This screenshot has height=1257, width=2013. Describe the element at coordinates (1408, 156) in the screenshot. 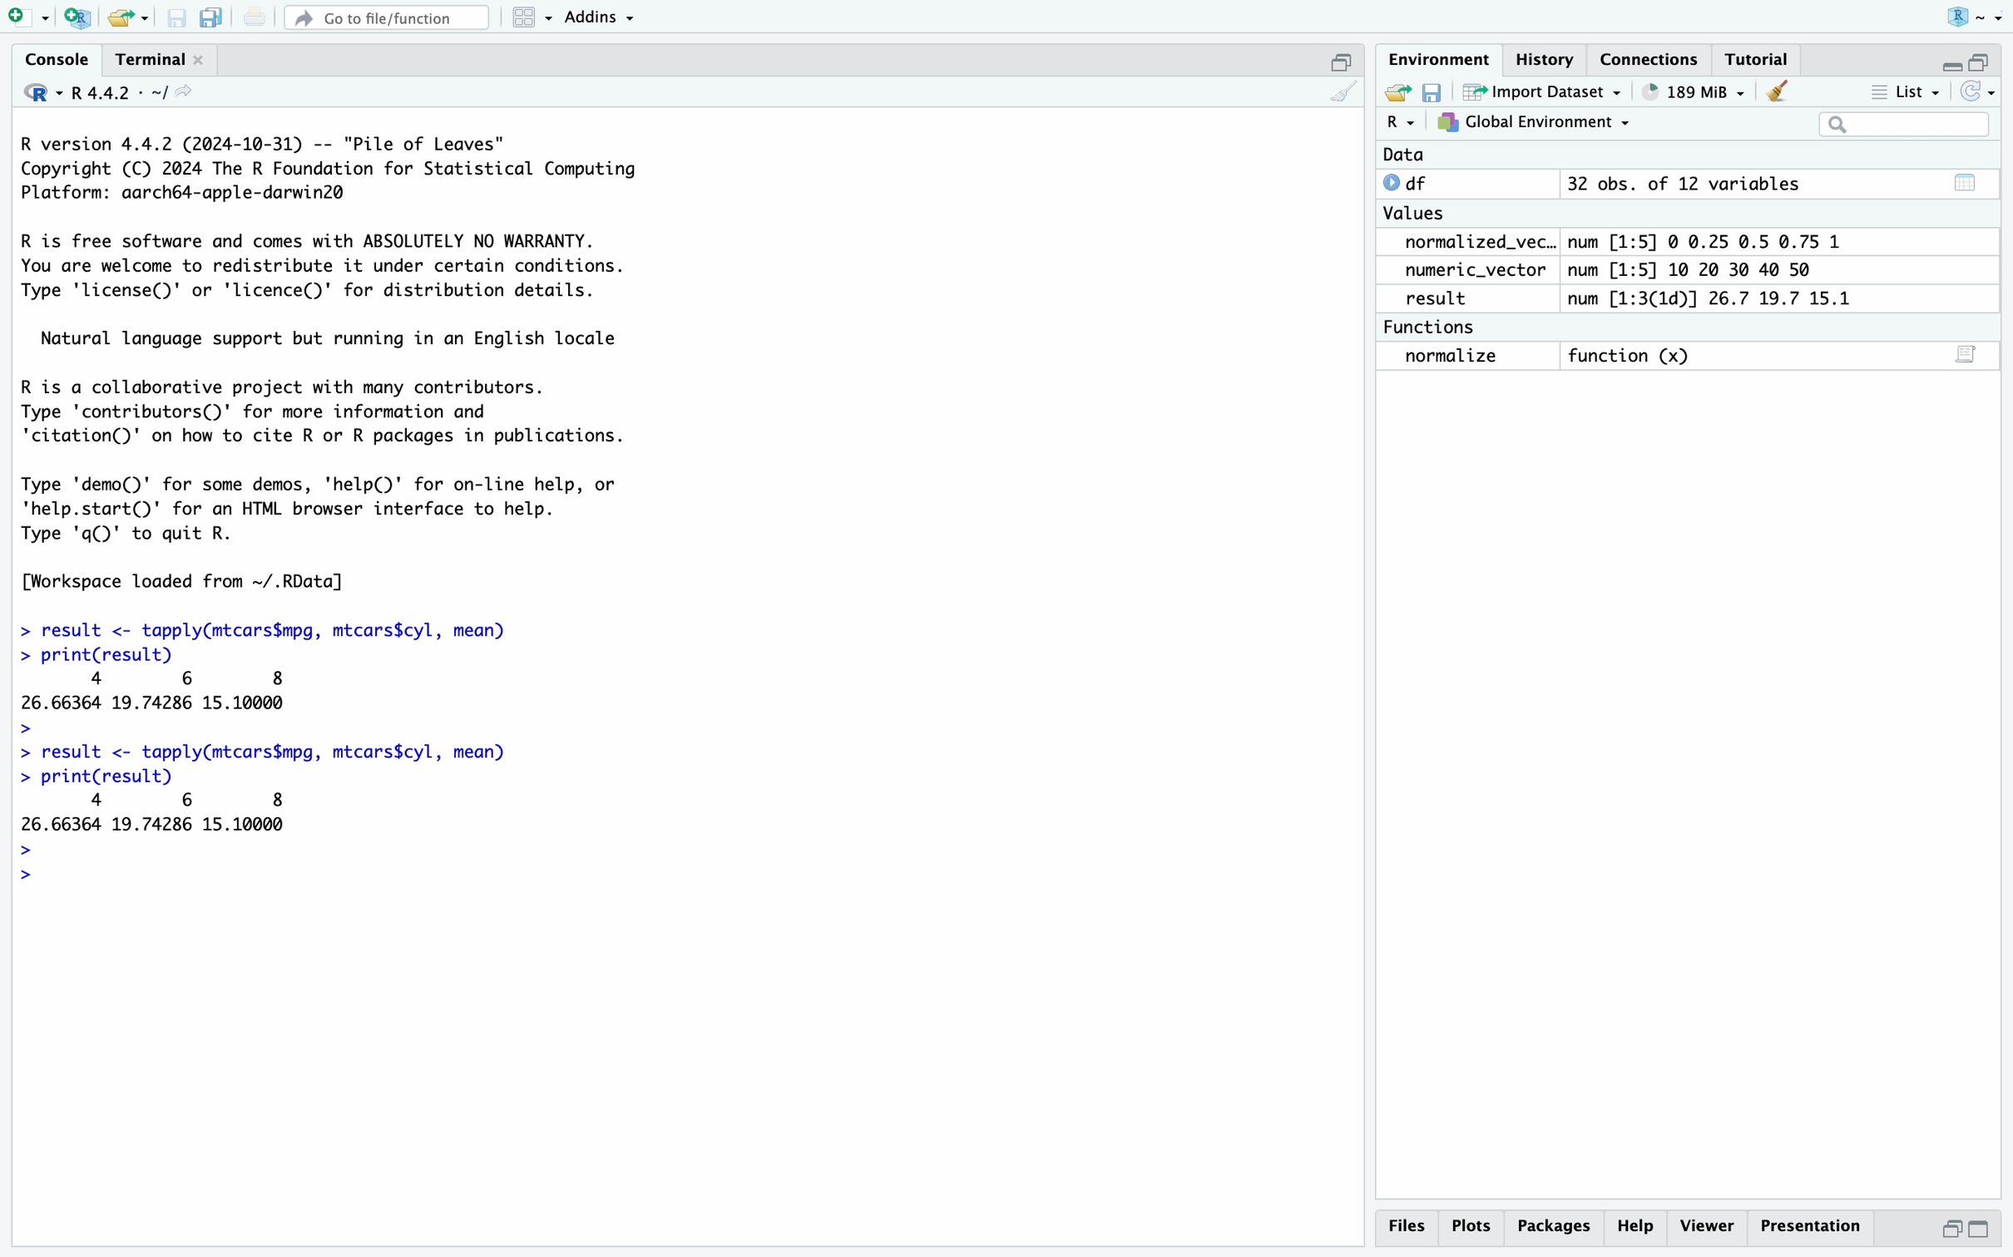

I see `Data` at that location.